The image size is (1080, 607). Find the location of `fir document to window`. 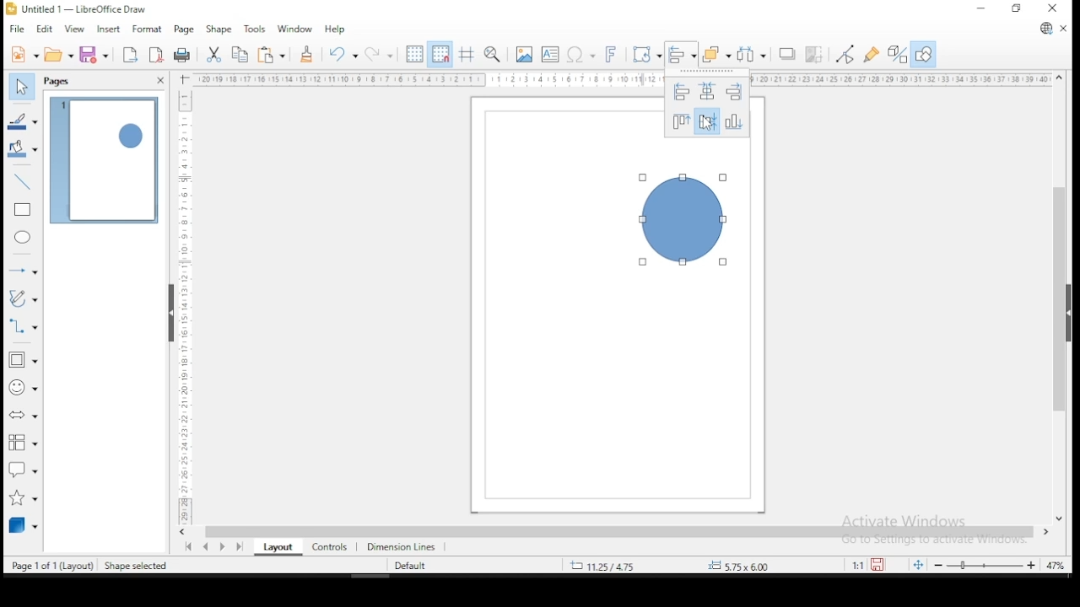

fir document to window is located at coordinates (915, 564).